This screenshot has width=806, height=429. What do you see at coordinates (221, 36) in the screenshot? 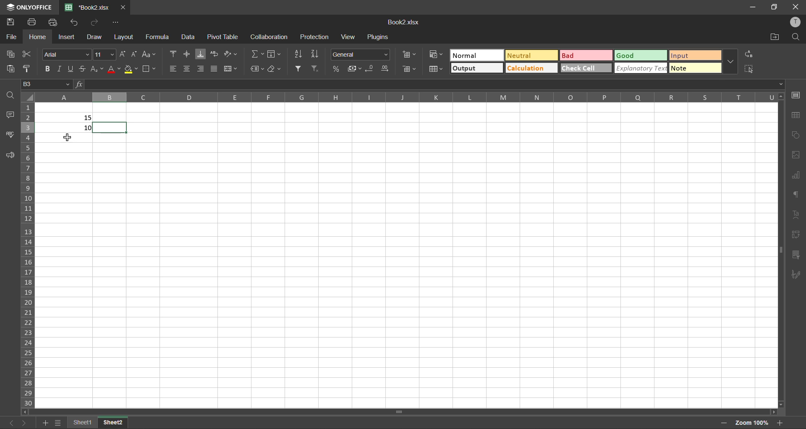
I see `pivot table` at bounding box center [221, 36].